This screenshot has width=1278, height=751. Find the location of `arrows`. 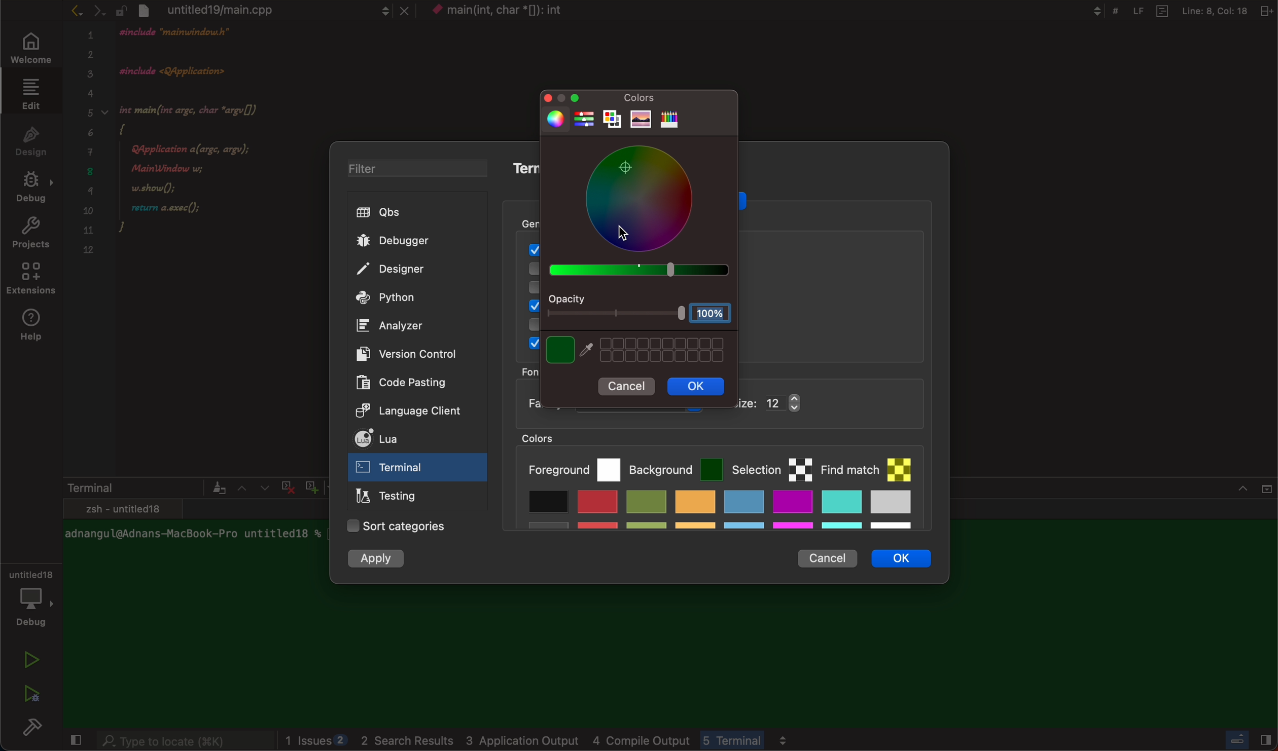

arrows is located at coordinates (87, 10).